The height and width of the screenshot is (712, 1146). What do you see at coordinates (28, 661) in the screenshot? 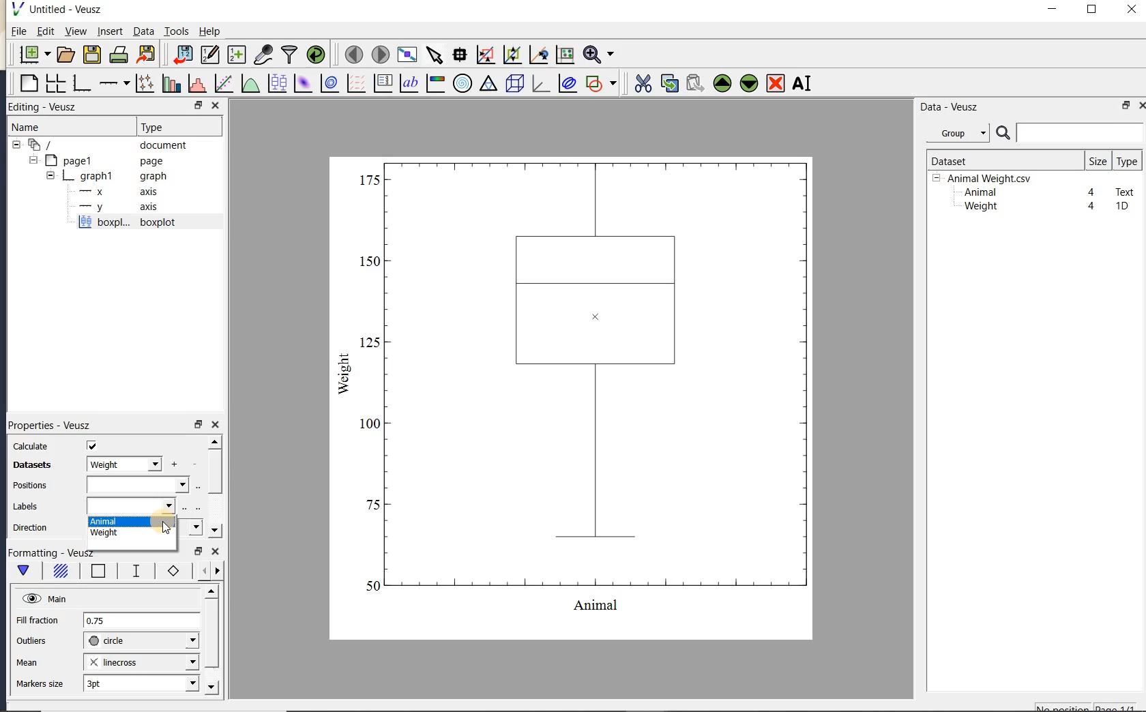
I see `mean` at bounding box center [28, 661].